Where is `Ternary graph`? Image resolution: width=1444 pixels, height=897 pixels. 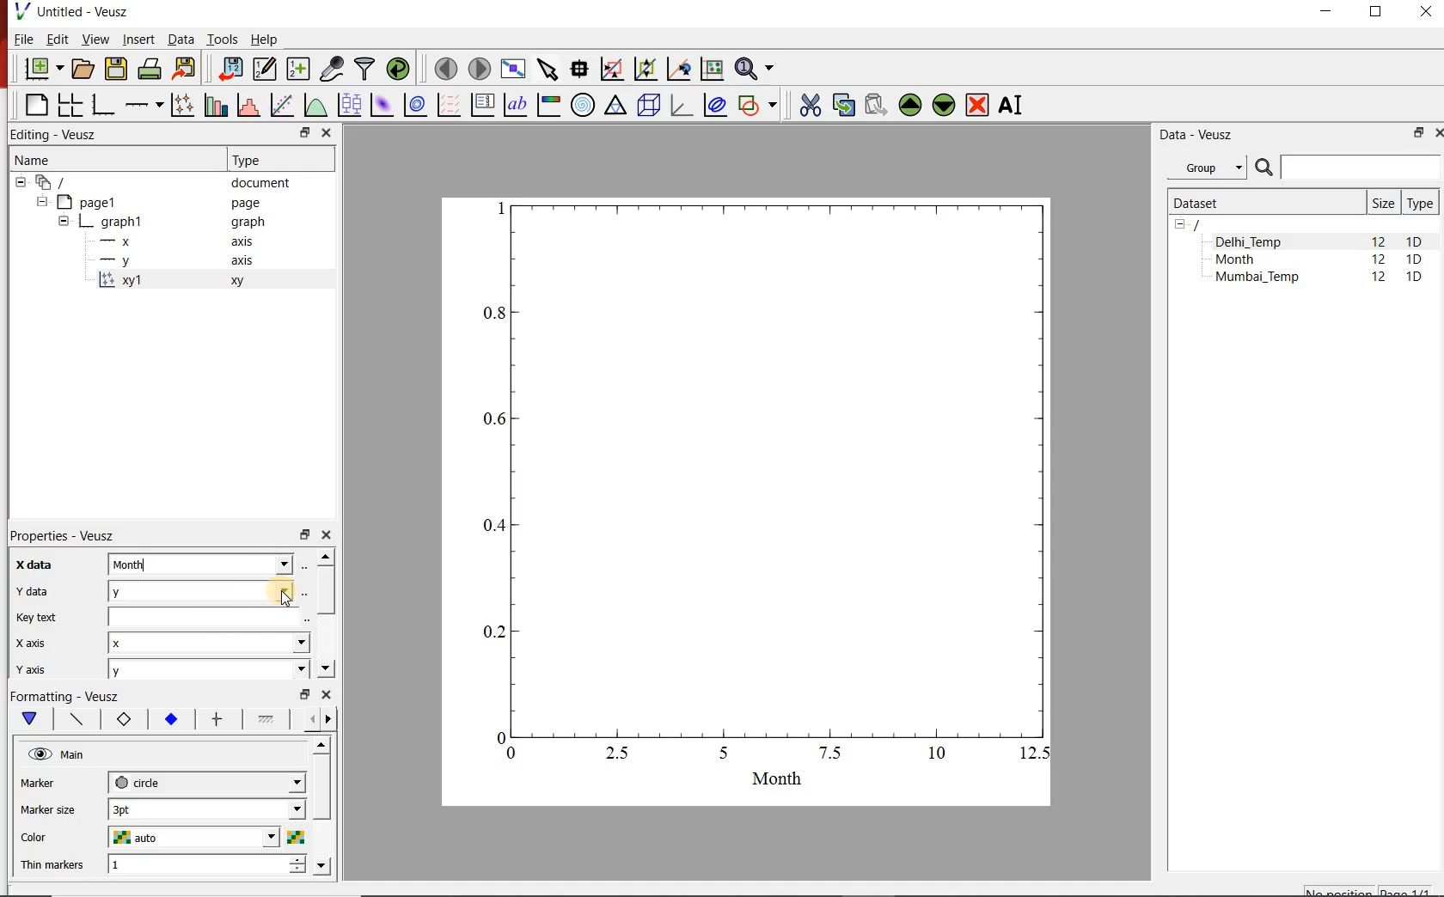
Ternary graph is located at coordinates (615, 107).